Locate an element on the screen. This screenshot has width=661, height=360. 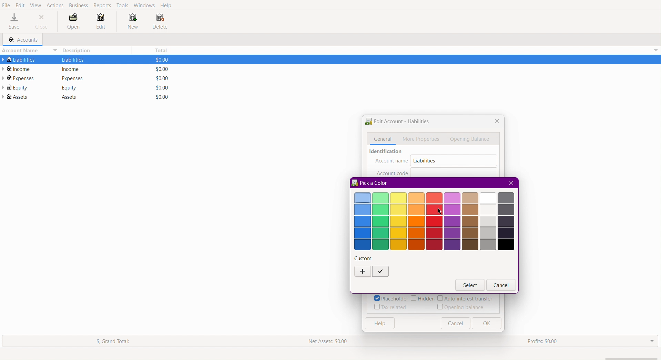
Account name is located at coordinates (391, 161).